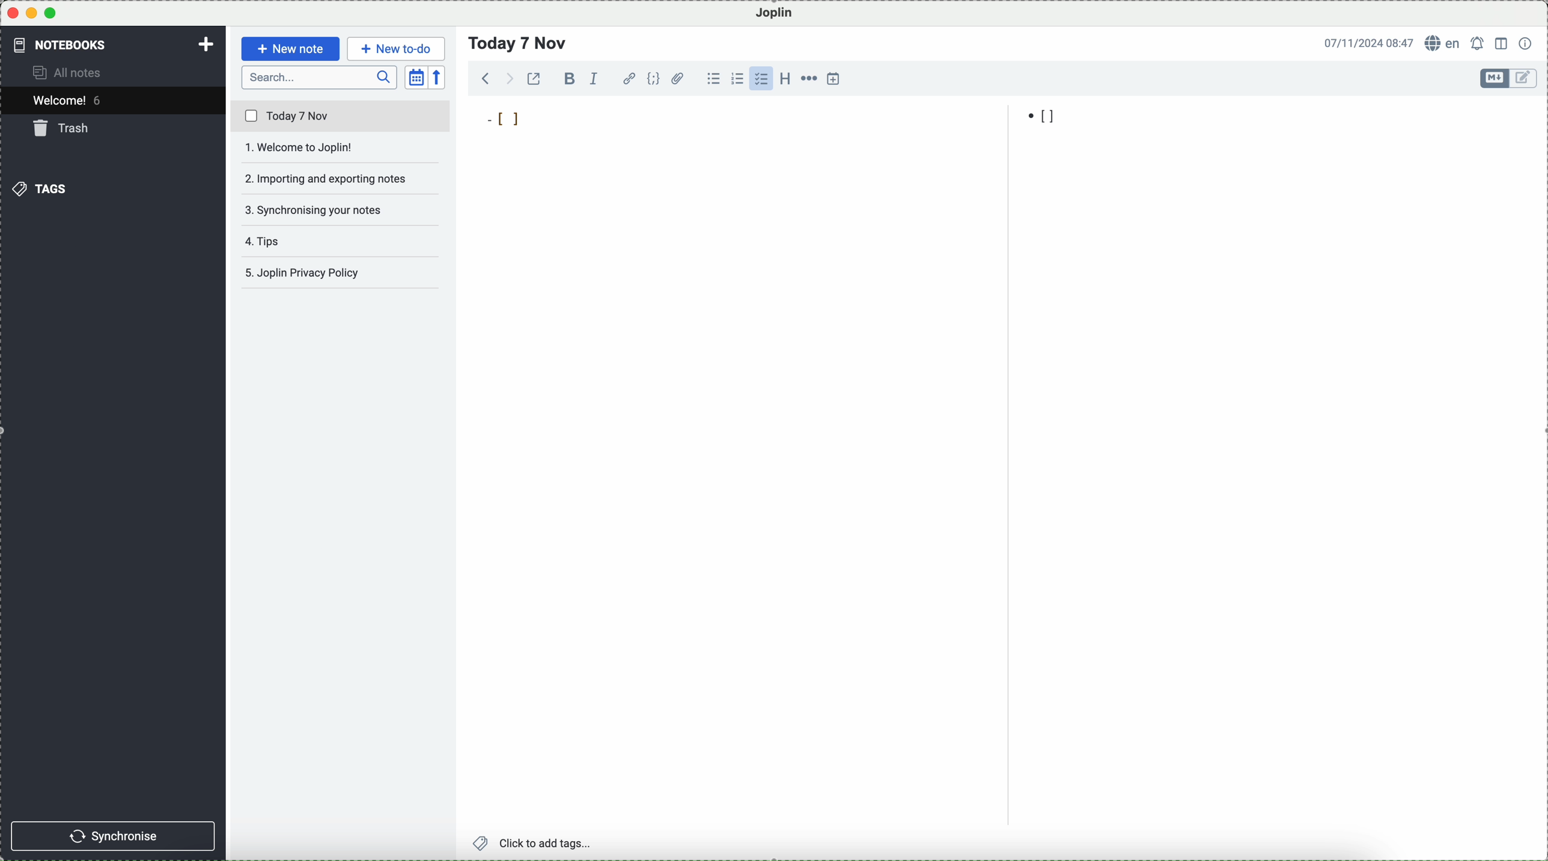  What do you see at coordinates (206, 46) in the screenshot?
I see `add new notebook` at bounding box center [206, 46].